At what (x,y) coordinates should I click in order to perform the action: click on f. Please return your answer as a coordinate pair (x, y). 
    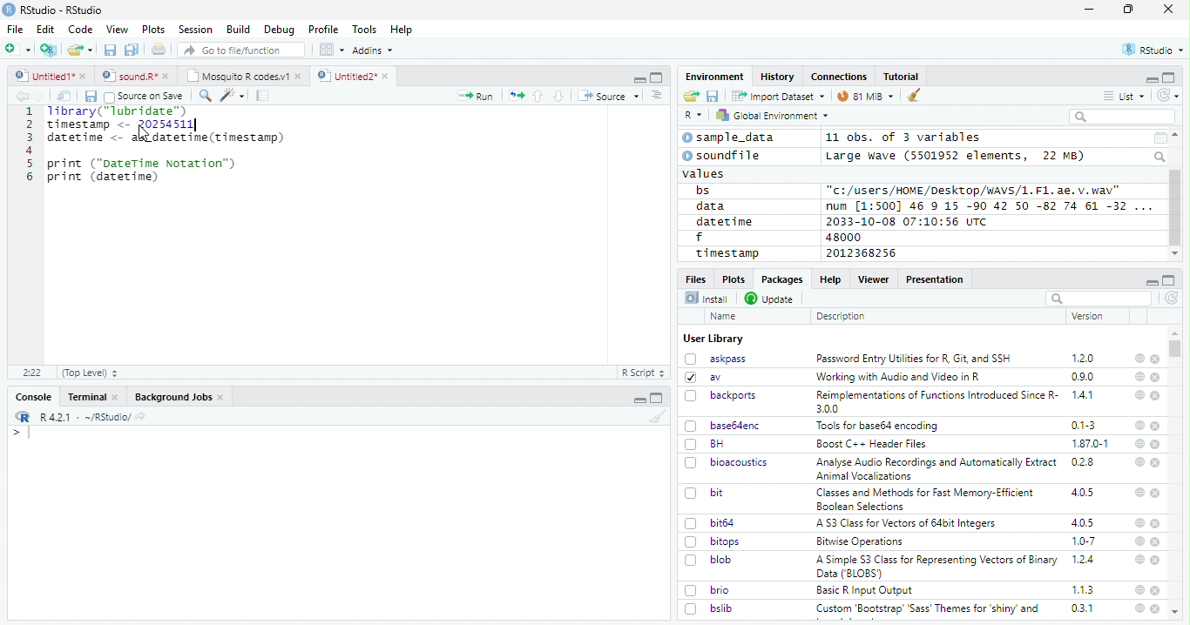
    Looking at the image, I should click on (700, 238).